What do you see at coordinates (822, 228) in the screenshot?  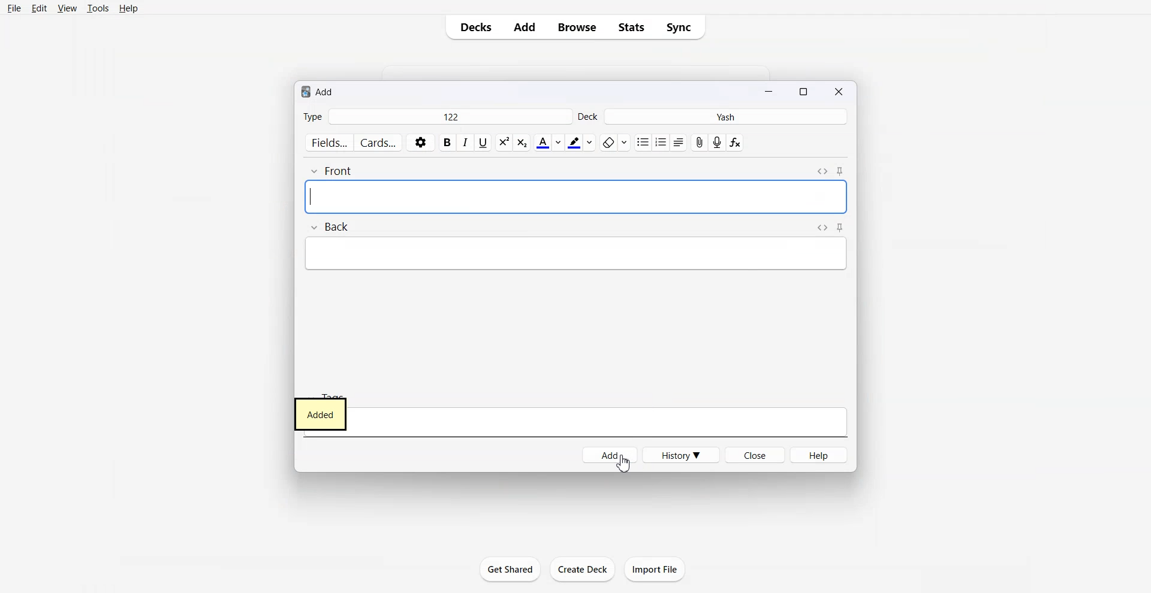 I see `Toggle HTML Editor` at bounding box center [822, 228].